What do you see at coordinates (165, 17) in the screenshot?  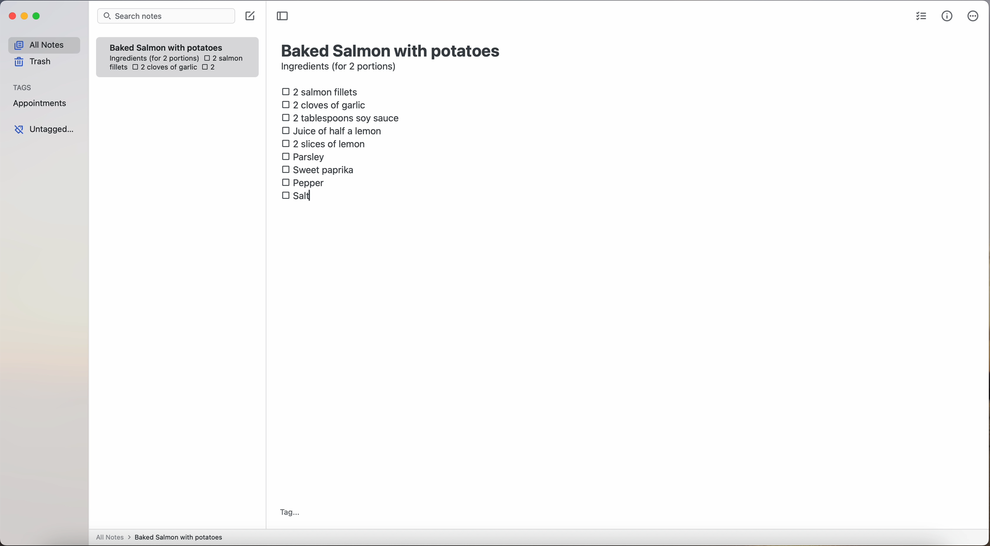 I see `search bar` at bounding box center [165, 17].